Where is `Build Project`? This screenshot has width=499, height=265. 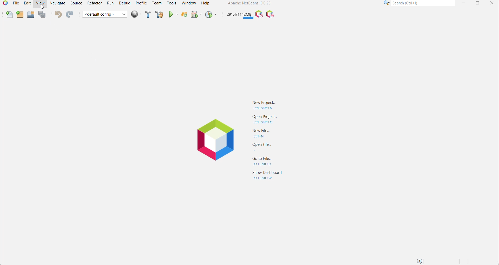 Build Project is located at coordinates (147, 14).